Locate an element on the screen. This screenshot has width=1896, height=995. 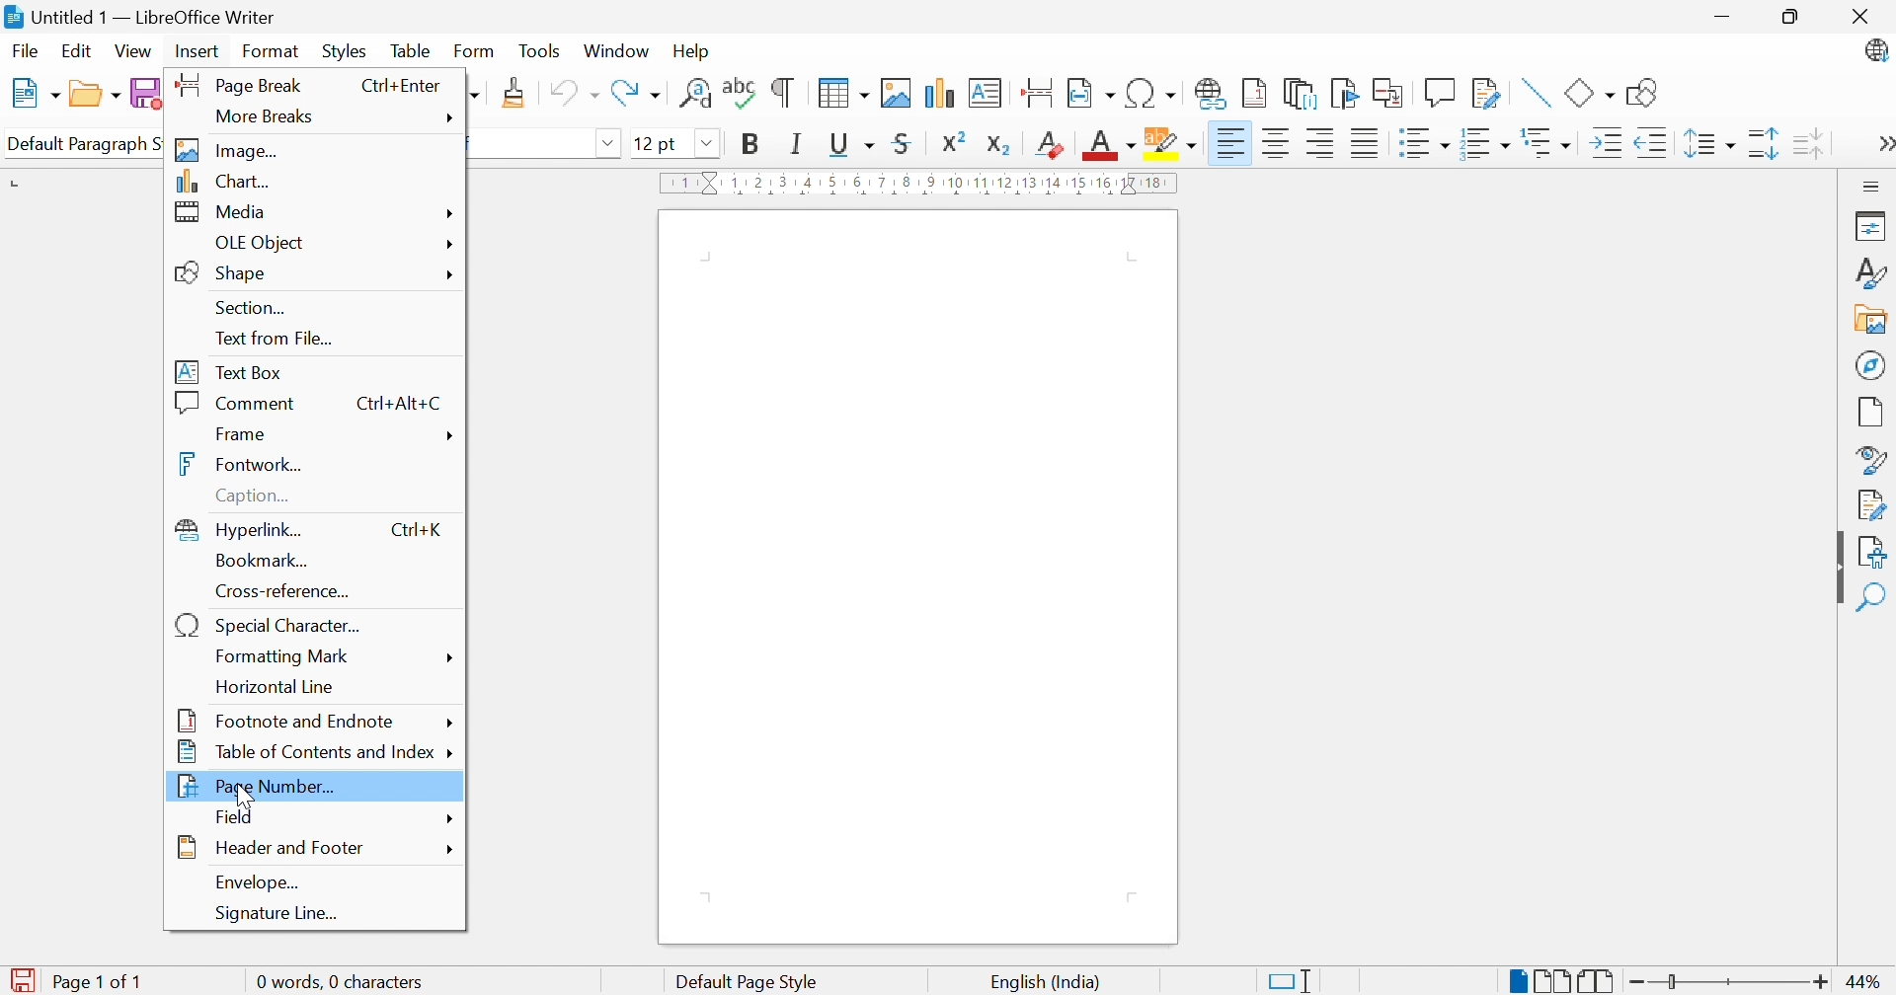
Table is located at coordinates (410, 50).